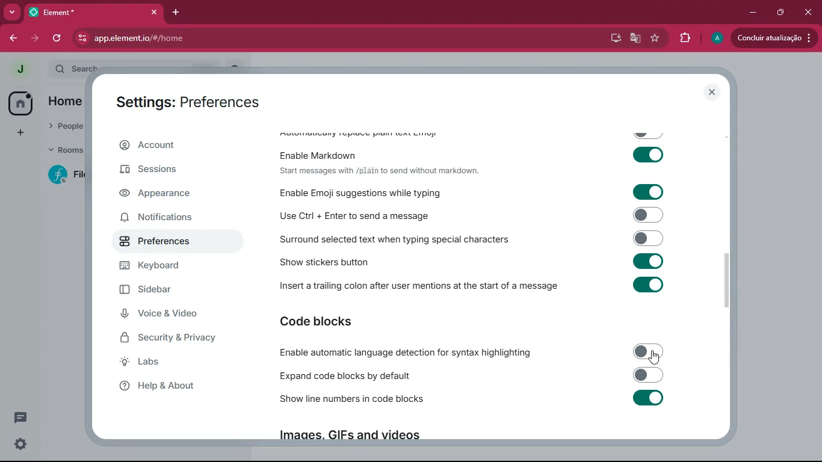 The image size is (822, 462). Describe the element at coordinates (636, 38) in the screenshot. I see `translate` at that location.